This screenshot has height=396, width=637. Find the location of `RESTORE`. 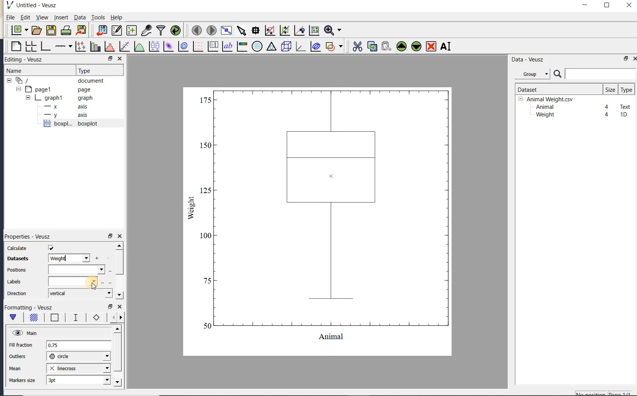

RESTORE is located at coordinates (109, 57).